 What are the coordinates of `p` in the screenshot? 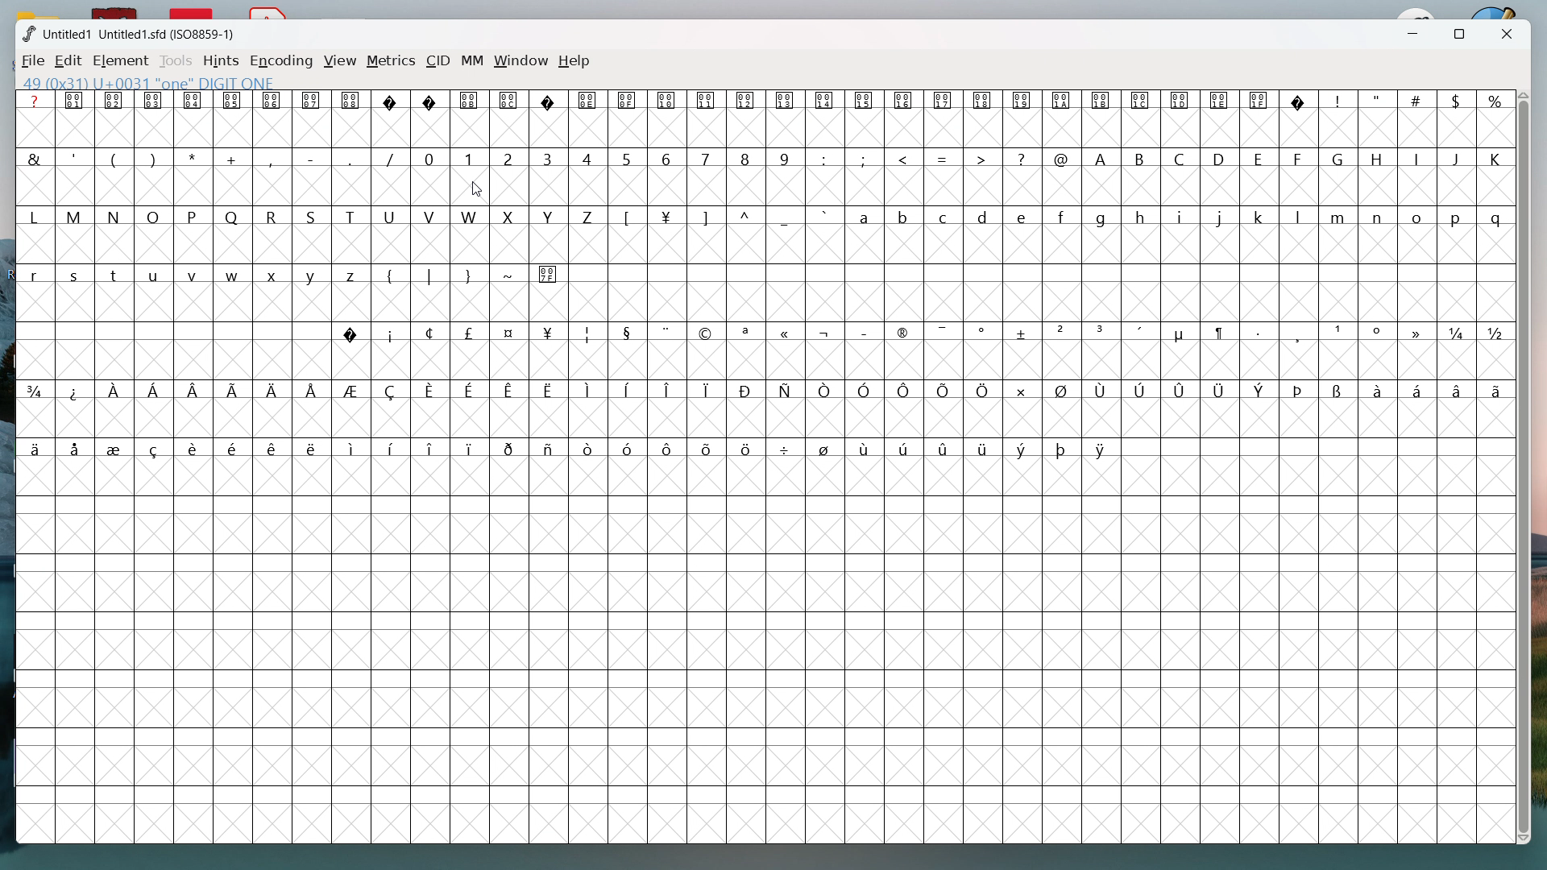 It's located at (1458, 217).